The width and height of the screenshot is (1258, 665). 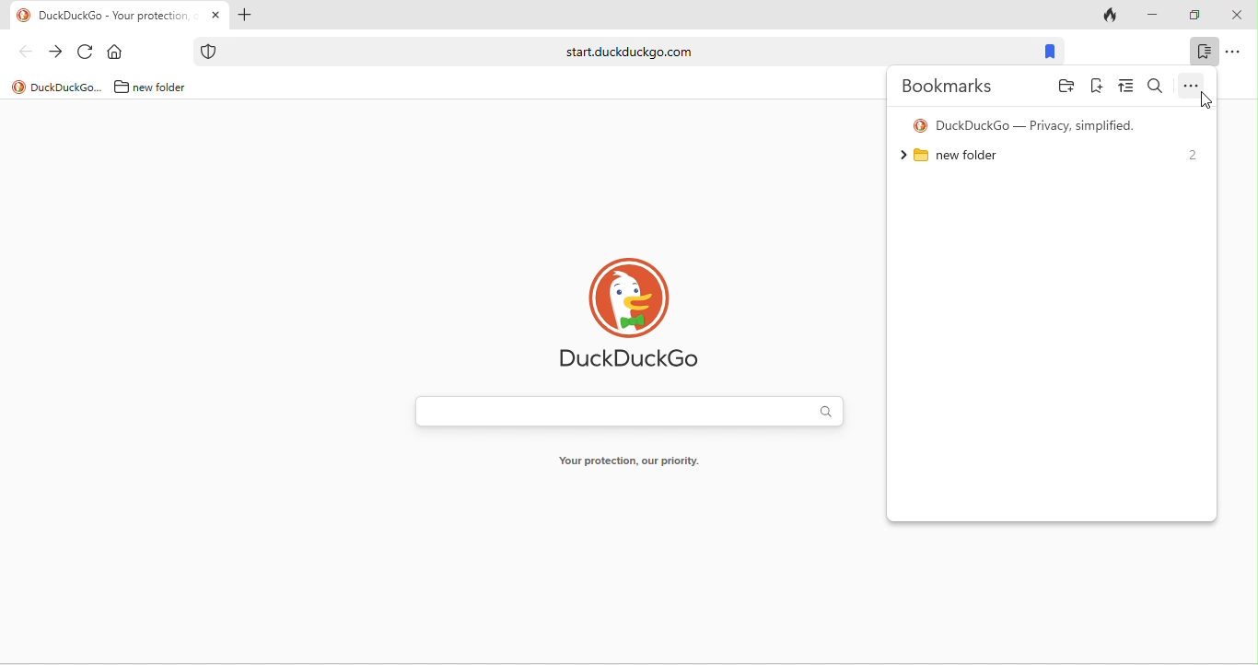 I want to click on add tab, so click(x=244, y=15).